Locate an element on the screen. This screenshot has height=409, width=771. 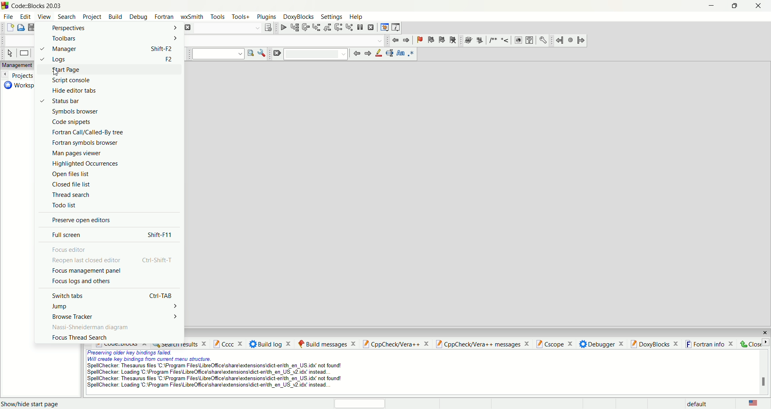
break debugger is located at coordinates (361, 27).